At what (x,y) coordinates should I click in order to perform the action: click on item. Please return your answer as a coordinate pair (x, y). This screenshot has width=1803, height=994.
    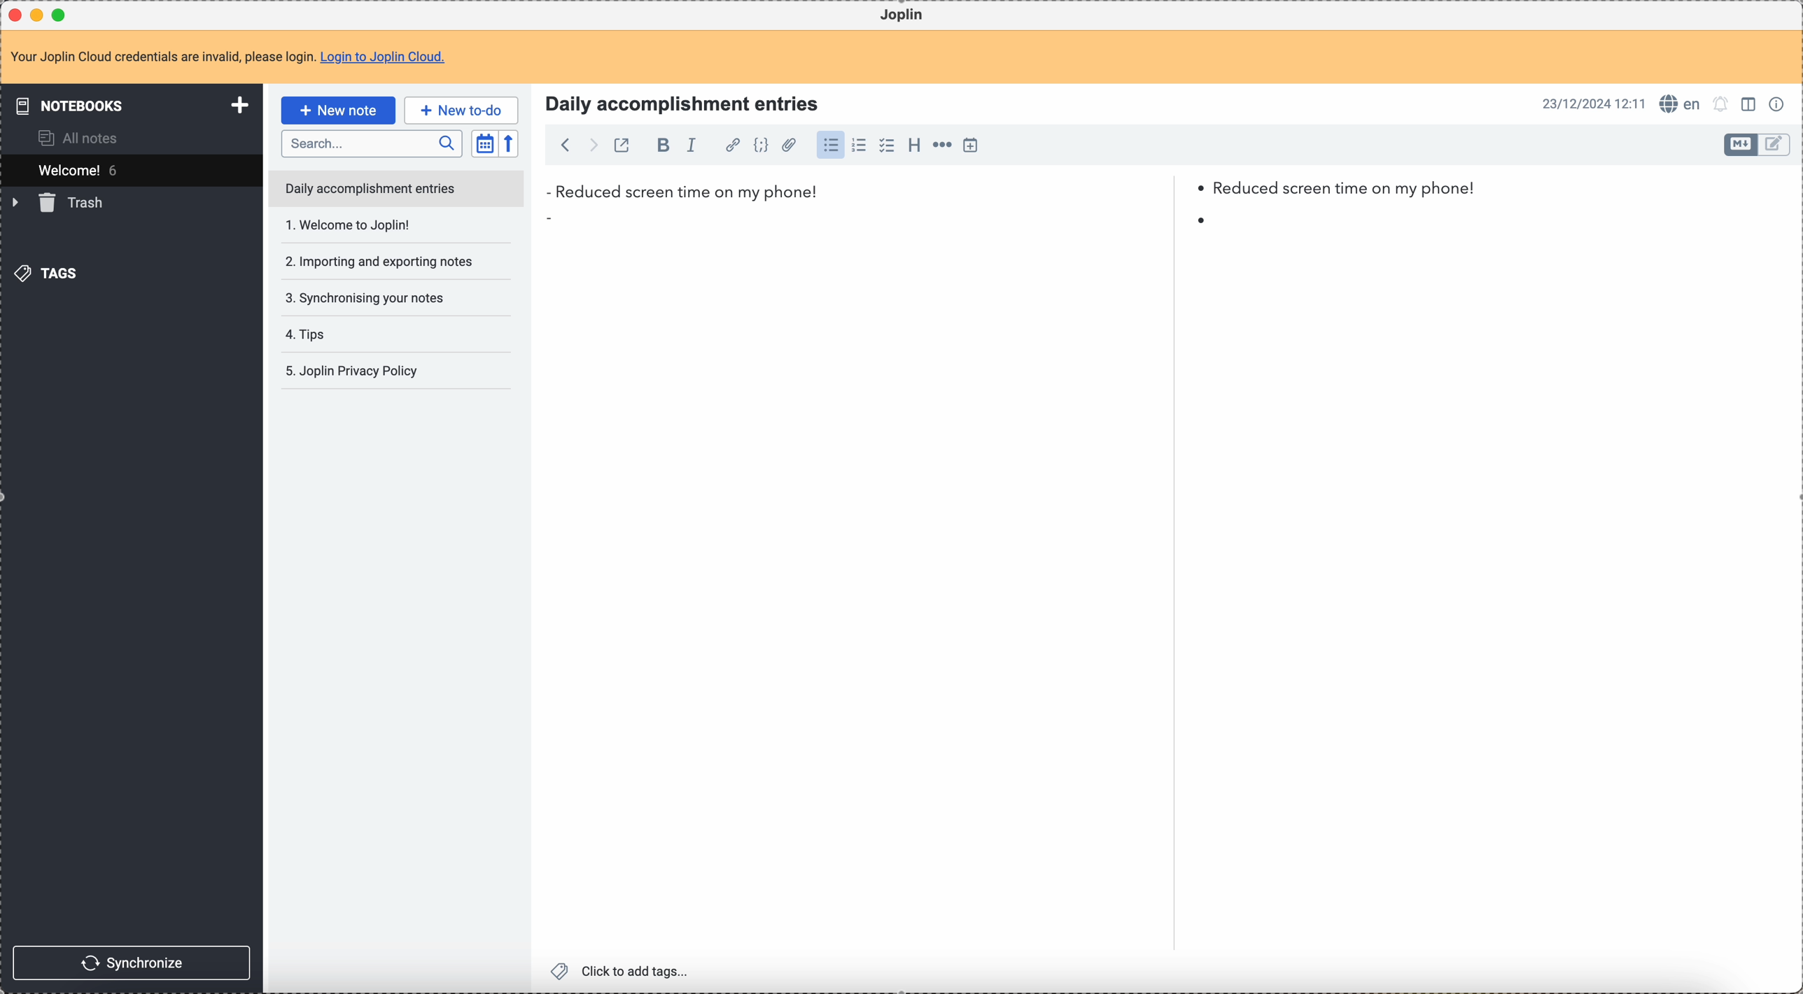
    Looking at the image, I should click on (880, 221).